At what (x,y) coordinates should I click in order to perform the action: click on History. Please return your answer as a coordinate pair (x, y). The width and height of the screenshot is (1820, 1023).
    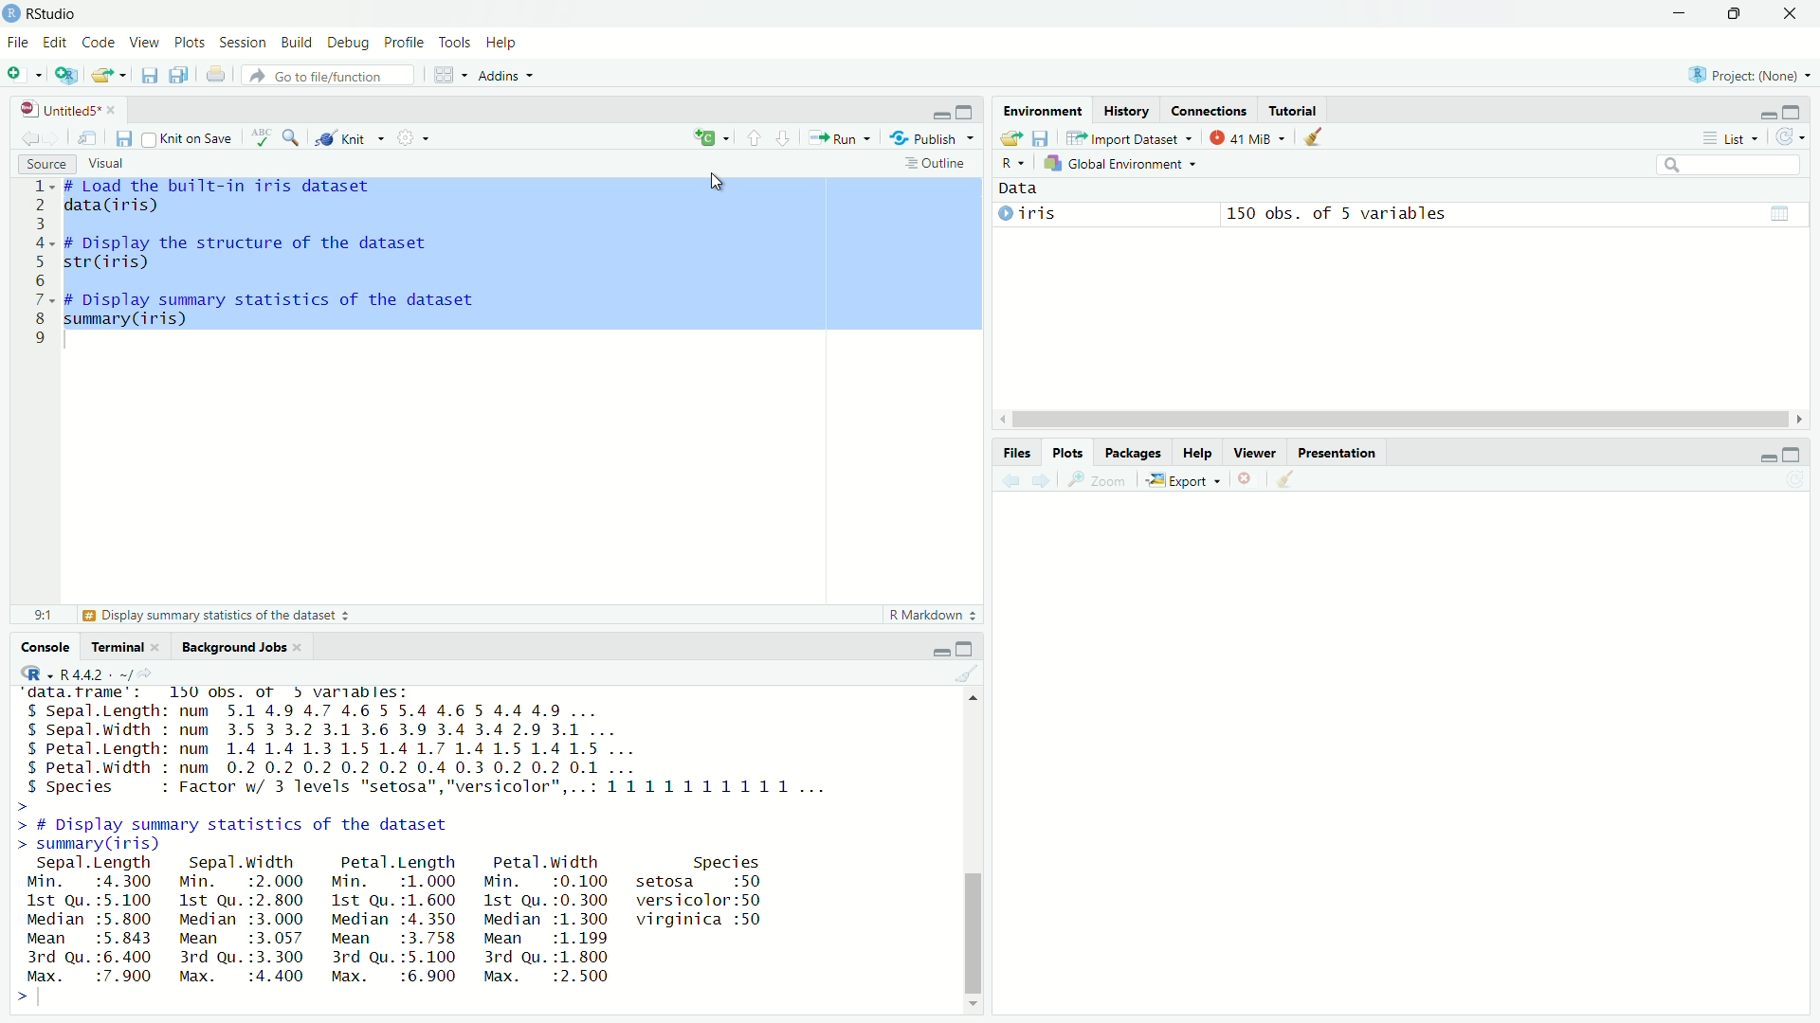
    Looking at the image, I should click on (1125, 111).